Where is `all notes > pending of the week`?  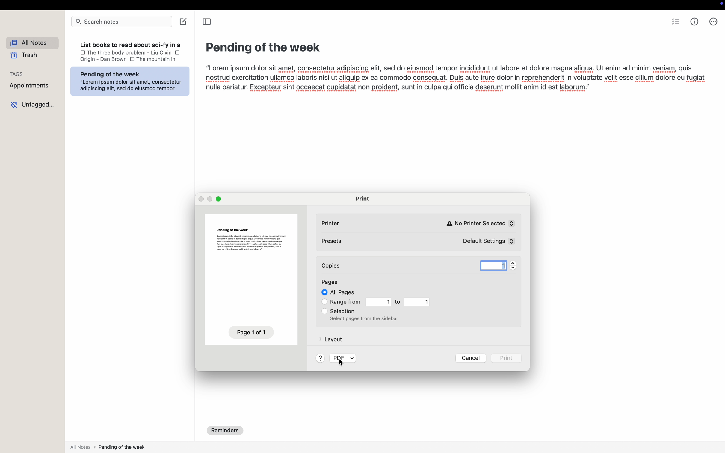 all notes > pending of the week is located at coordinates (109, 448).